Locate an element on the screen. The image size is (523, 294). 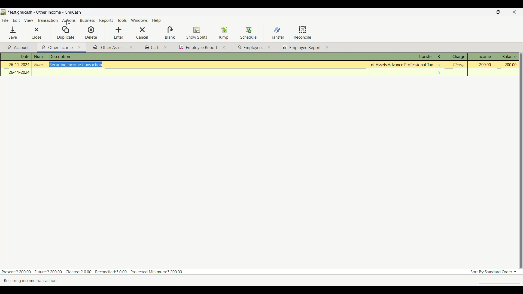
Description of current selection is located at coordinates (37, 280).